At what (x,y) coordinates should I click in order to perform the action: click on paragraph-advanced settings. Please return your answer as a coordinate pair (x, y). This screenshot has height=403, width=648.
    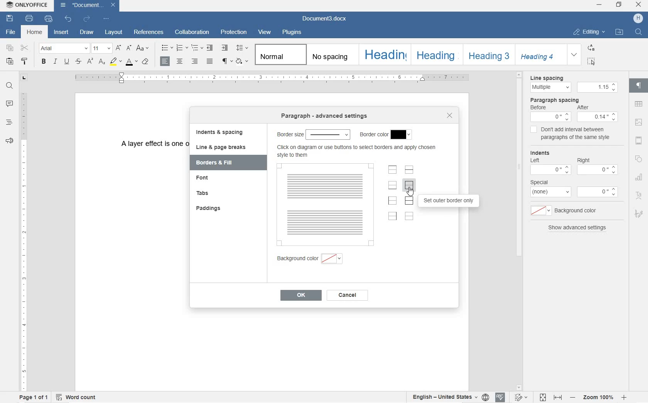
    Looking at the image, I should click on (325, 117).